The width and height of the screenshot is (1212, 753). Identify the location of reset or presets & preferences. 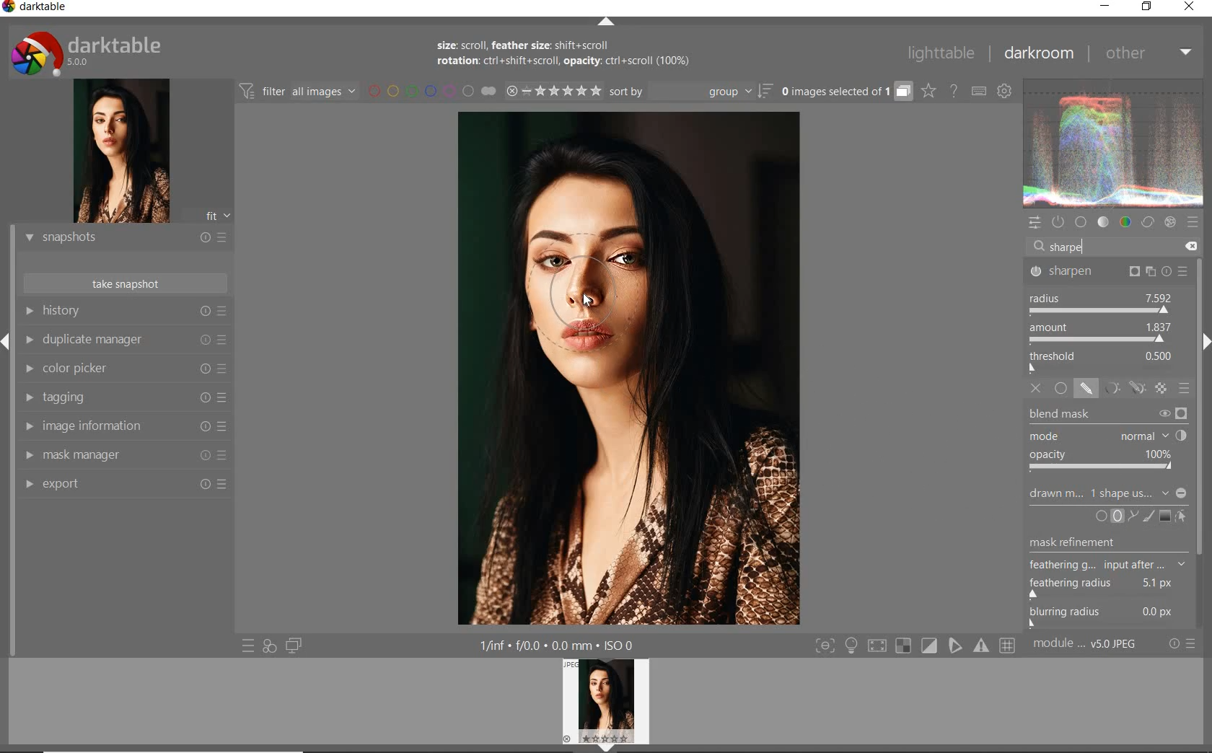
(1182, 646).